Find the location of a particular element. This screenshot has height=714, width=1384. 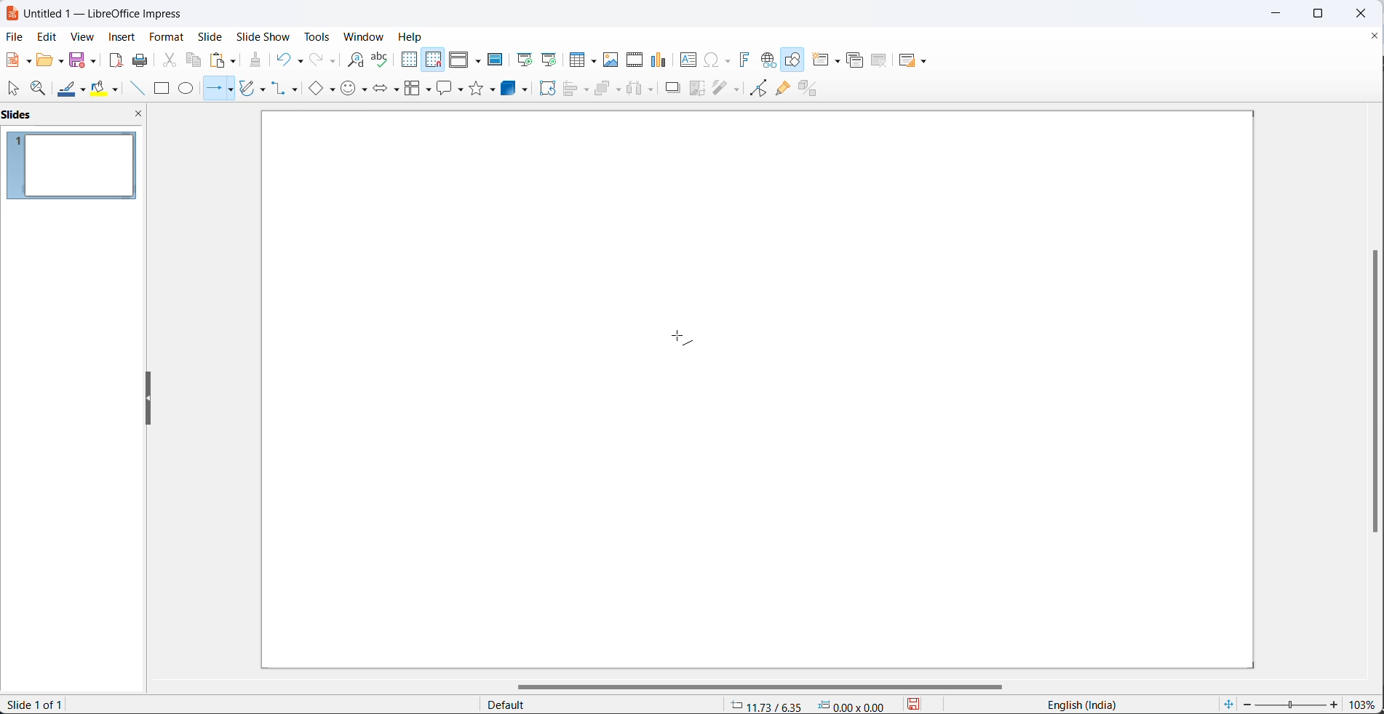

paste options is located at coordinates (223, 60).